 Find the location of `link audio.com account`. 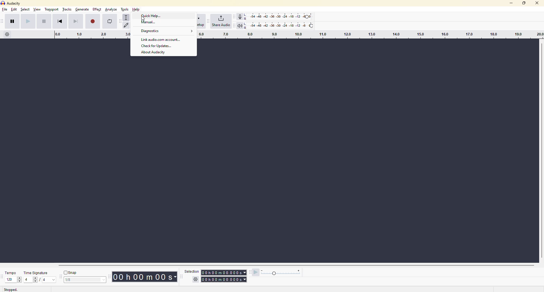

link audio.com account is located at coordinates (161, 39).